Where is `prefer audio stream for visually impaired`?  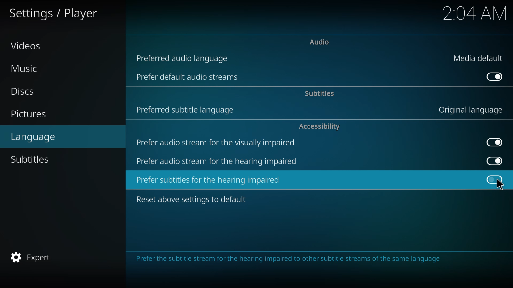
prefer audio stream for visually impaired is located at coordinates (218, 142).